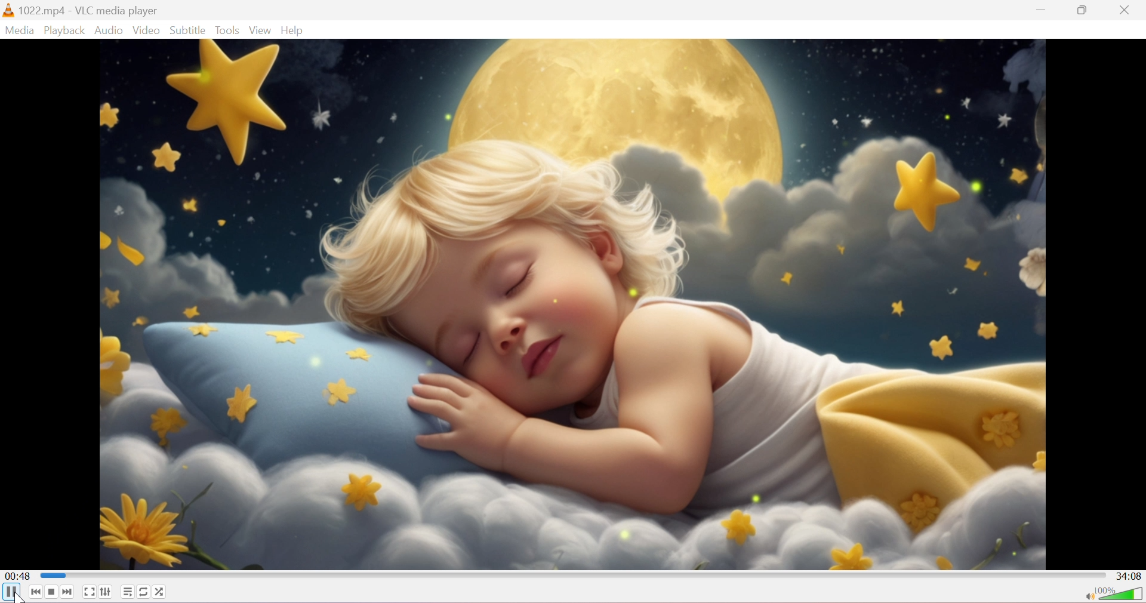 This screenshot has height=603, width=1146. I want to click on Stop playback, so click(54, 592).